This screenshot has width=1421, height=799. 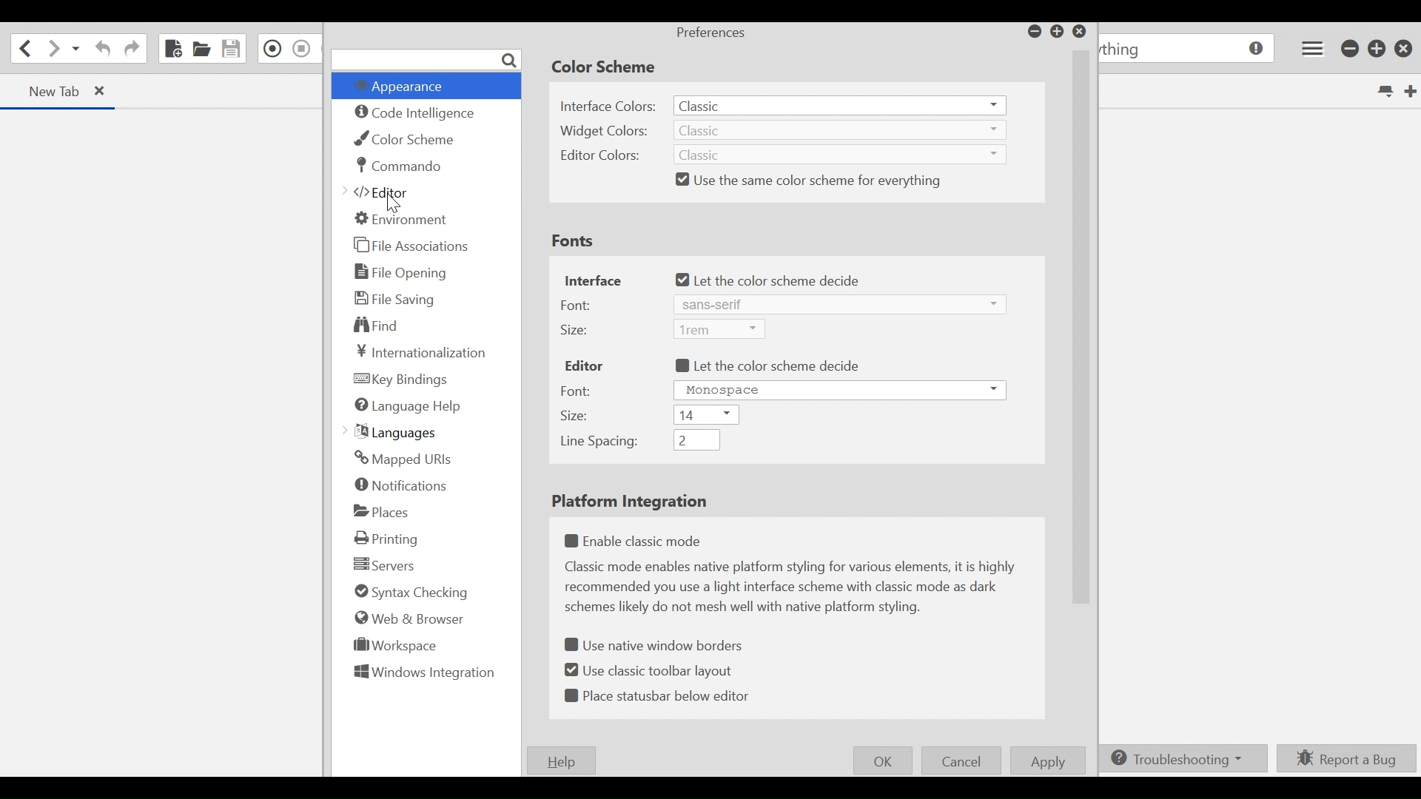 I want to click on New Tab, so click(x=1408, y=90).